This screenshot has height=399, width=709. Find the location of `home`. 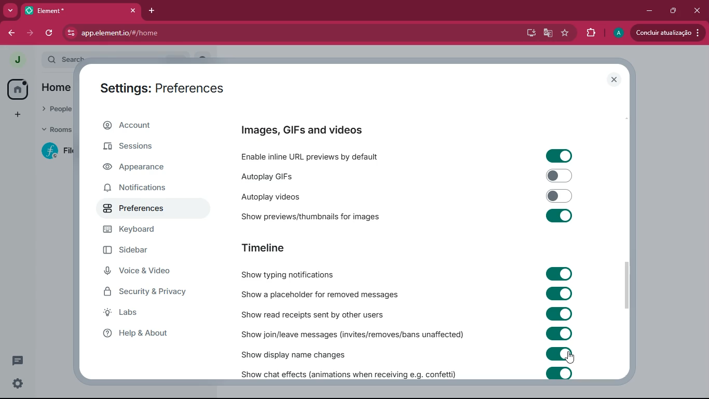

home is located at coordinates (18, 89).